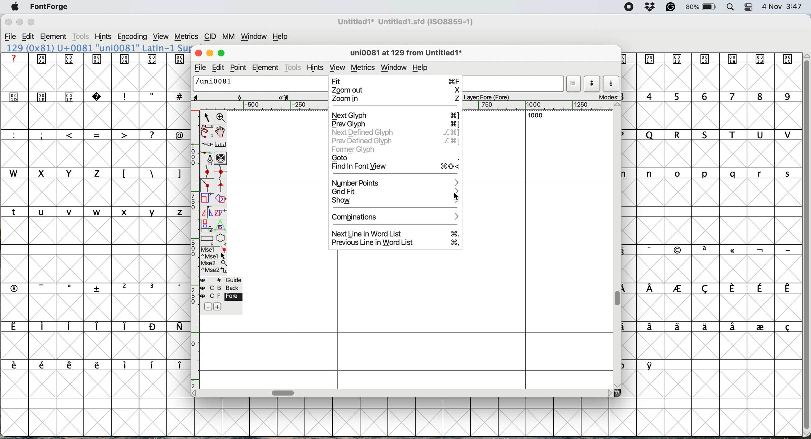 This screenshot has width=811, height=439. I want to click on /uni0081, so click(215, 83).